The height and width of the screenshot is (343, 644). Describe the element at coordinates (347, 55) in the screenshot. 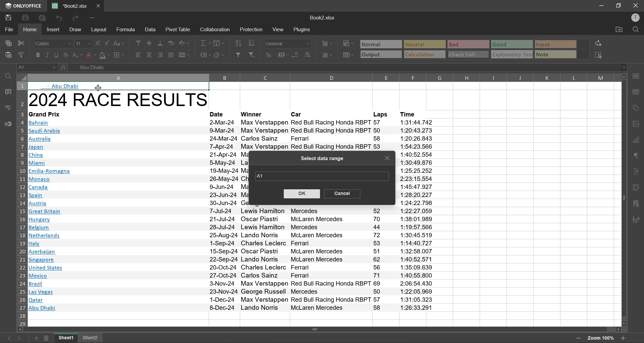

I see `format as table` at that location.